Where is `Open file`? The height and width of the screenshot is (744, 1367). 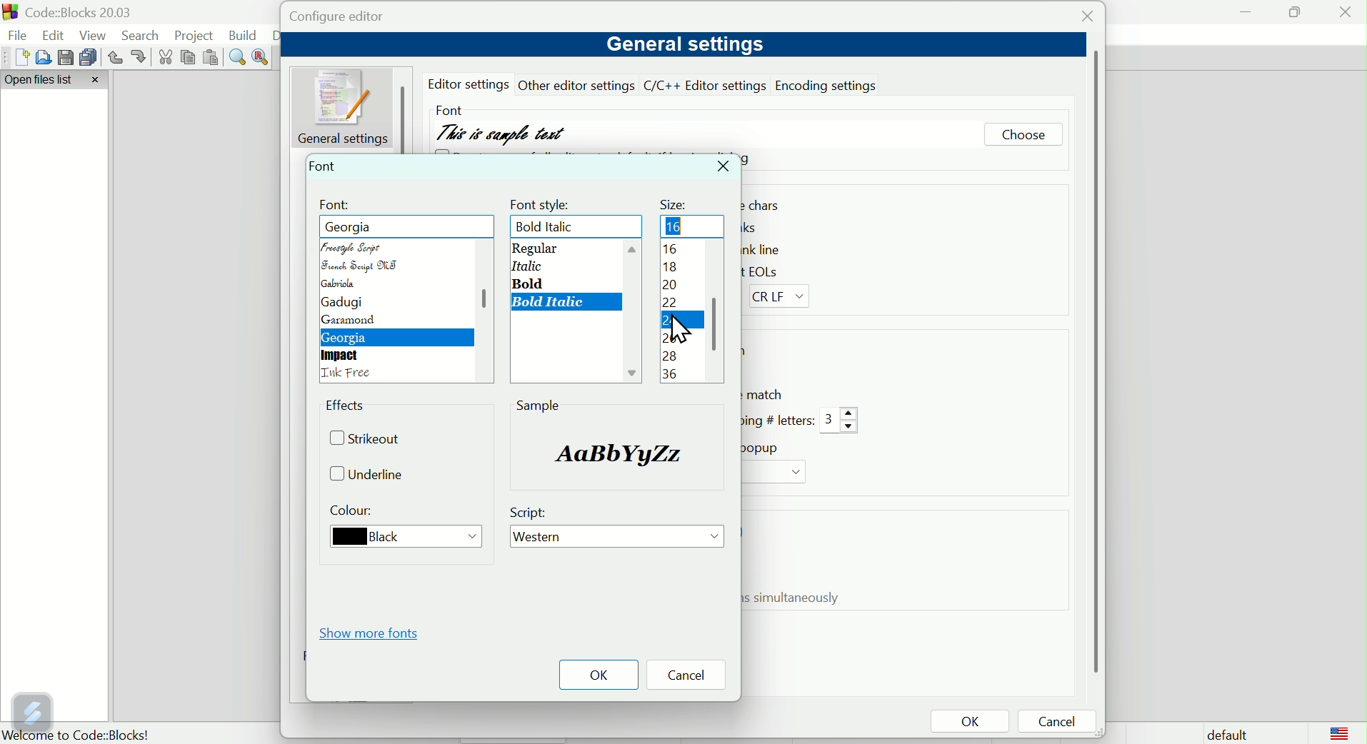
Open file is located at coordinates (41, 57).